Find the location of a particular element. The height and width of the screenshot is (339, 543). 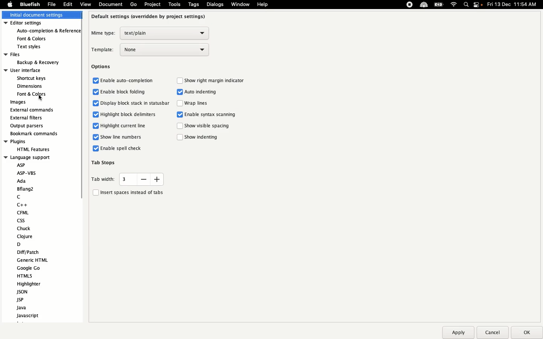

Search is located at coordinates (466, 5).